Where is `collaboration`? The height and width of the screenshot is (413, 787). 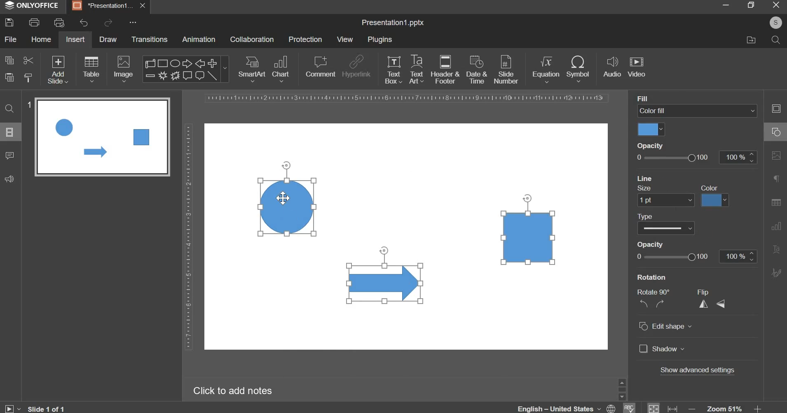
collaboration is located at coordinates (252, 39).